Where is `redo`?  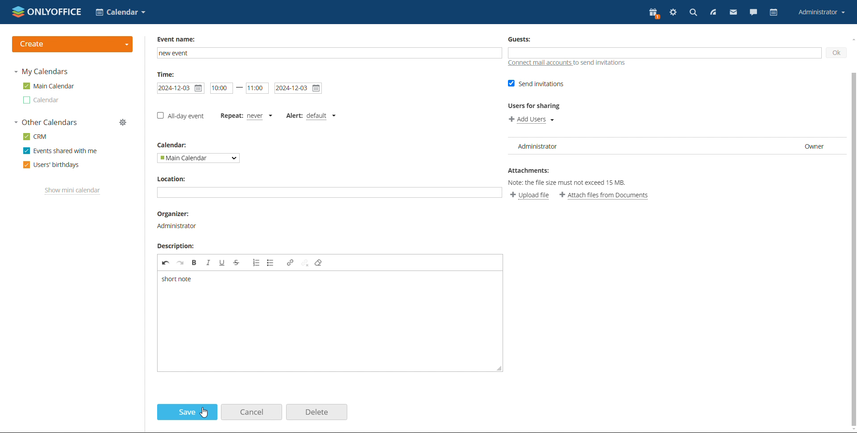 redo is located at coordinates (181, 263).